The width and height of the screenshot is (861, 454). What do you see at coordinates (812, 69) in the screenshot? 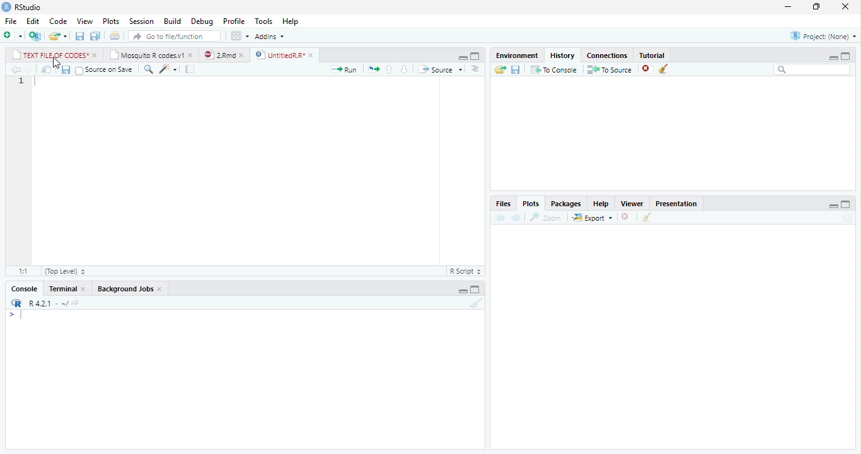
I see `search` at bounding box center [812, 69].